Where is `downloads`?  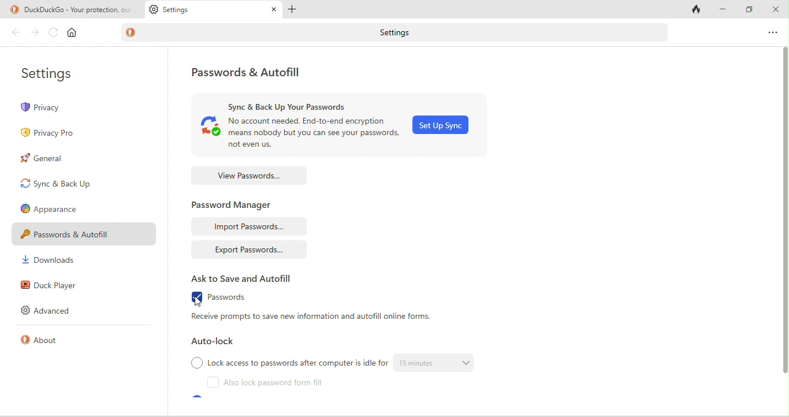 downloads is located at coordinates (54, 262).